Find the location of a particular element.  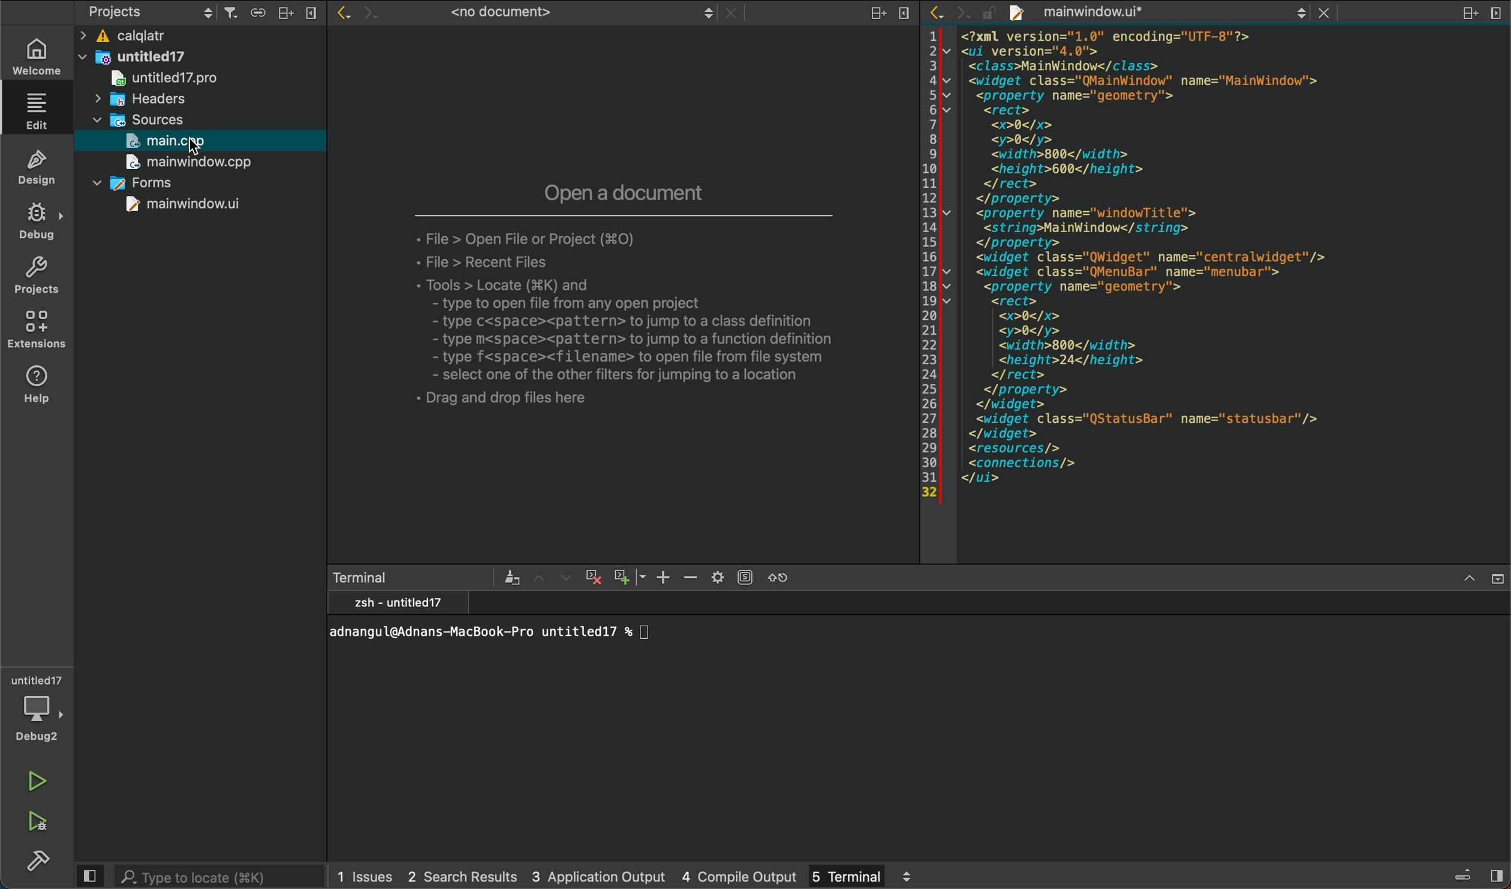

file tab is located at coordinates (1162, 14).